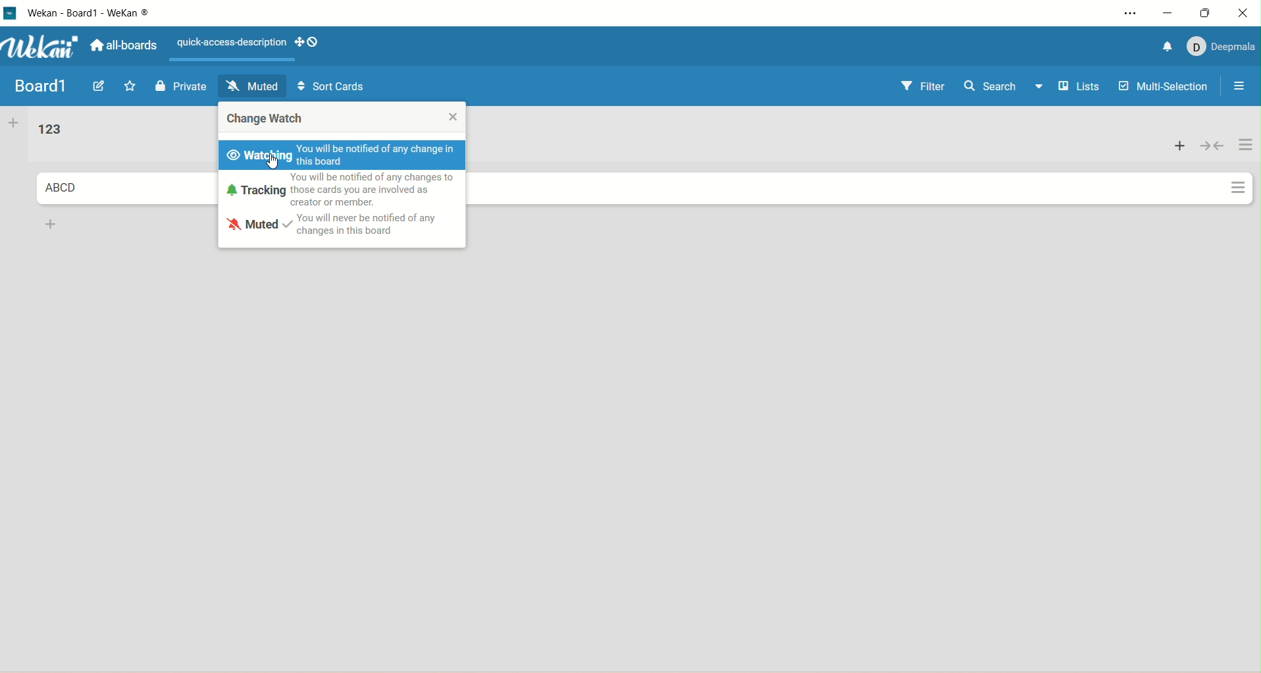 This screenshot has width=1261, height=673. What do you see at coordinates (134, 87) in the screenshot?
I see `favorite` at bounding box center [134, 87].